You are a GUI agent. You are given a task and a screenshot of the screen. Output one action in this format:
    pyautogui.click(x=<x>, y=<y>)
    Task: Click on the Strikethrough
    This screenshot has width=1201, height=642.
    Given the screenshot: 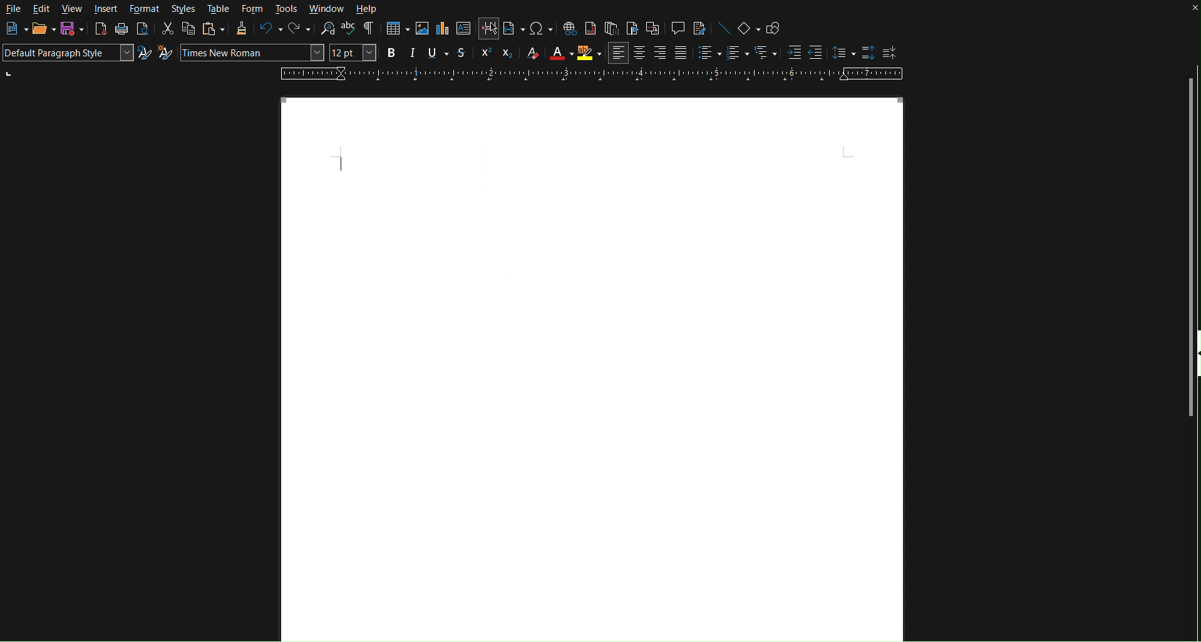 What is the action you would take?
    pyautogui.click(x=463, y=54)
    